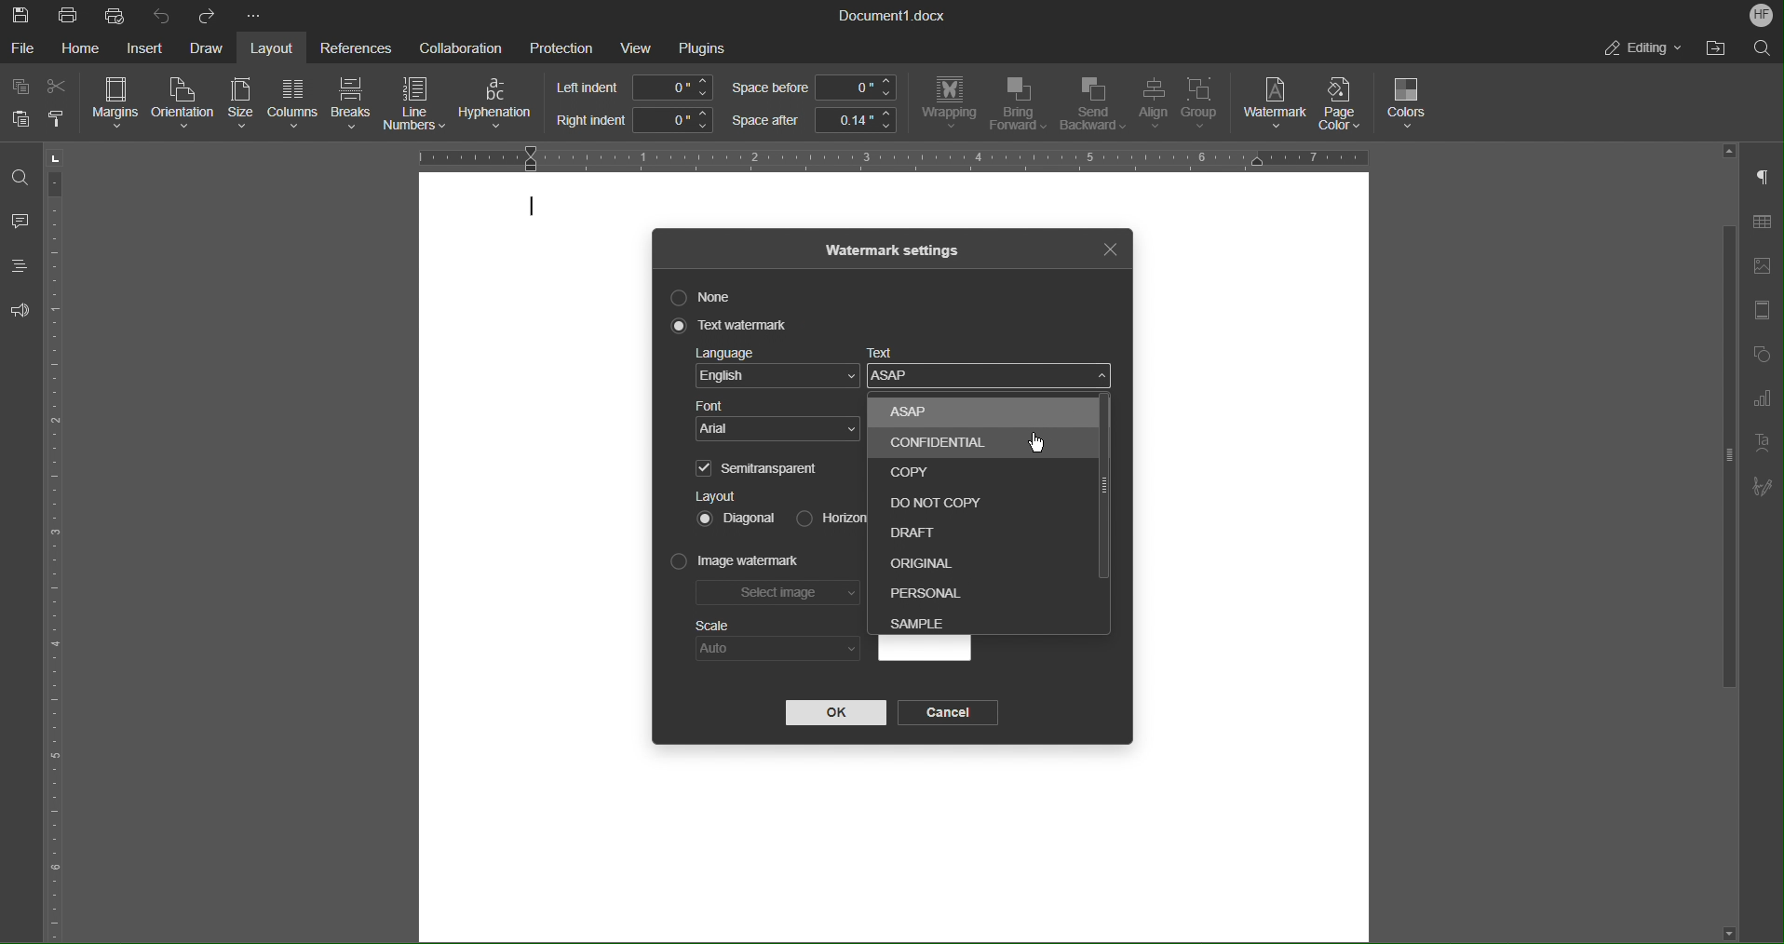 This screenshot has width=1784, height=944. I want to click on Hyphenation, so click(499, 104).